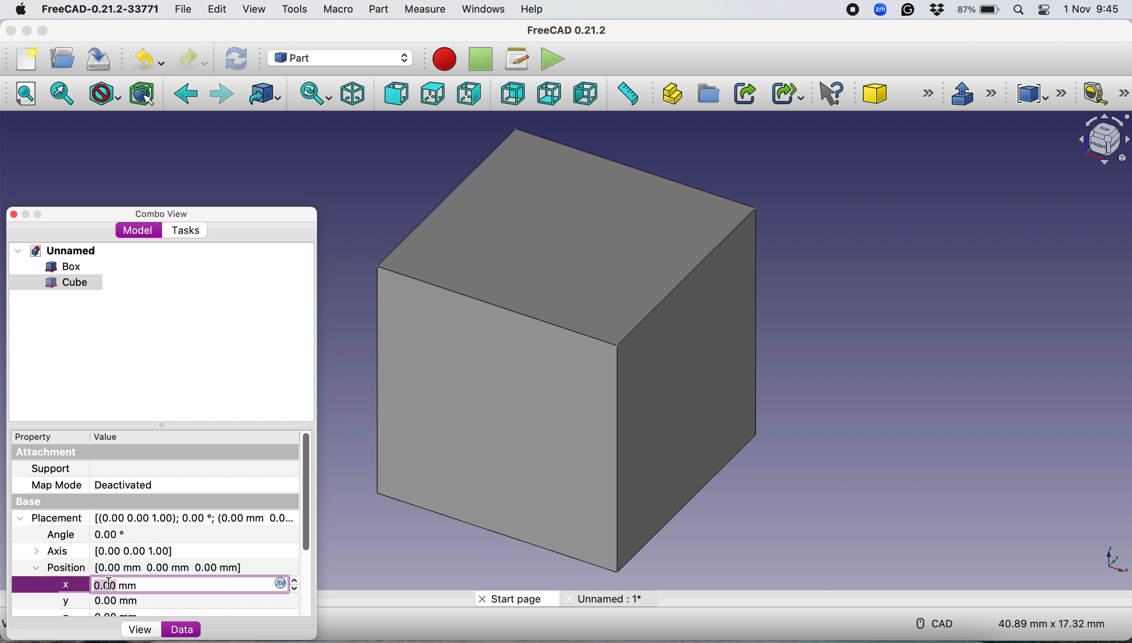 Image resolution: width=1132 pixels, height=643 pixels. Describe the element at coordinates (27, 30) in the screenshot. I see `minimise` at that location.